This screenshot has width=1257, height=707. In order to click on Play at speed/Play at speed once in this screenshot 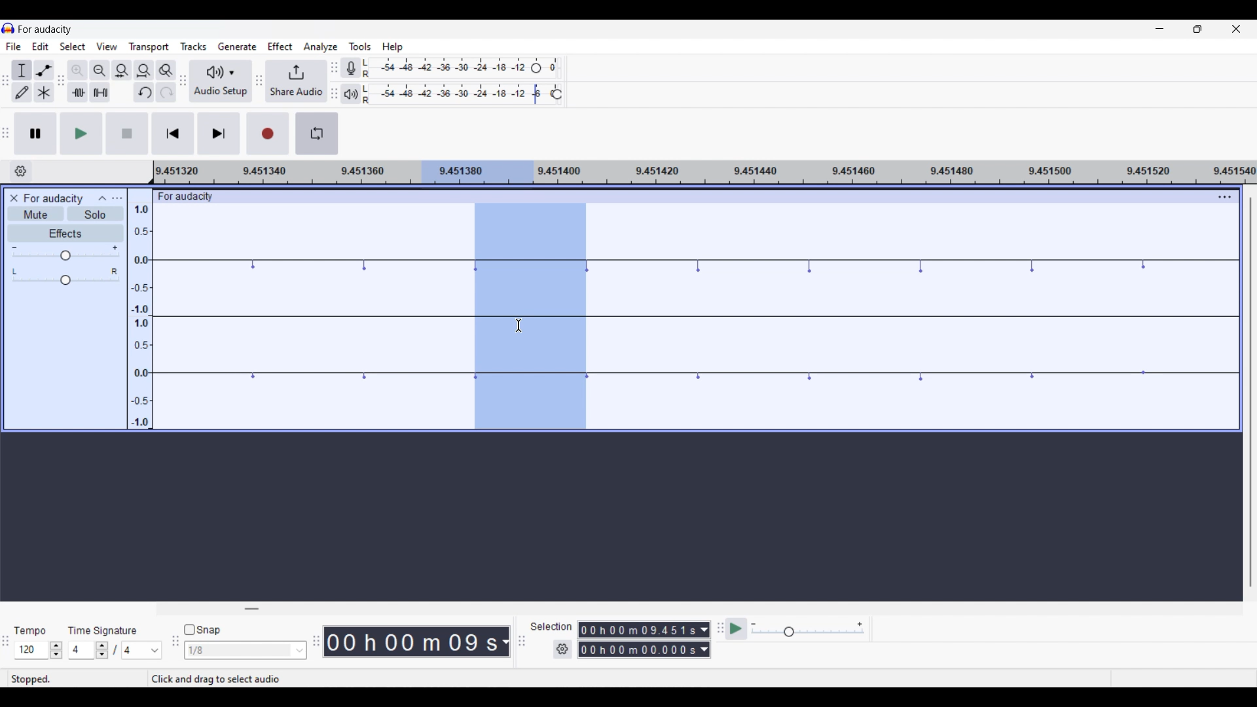, I will do `click(737, 630)`.